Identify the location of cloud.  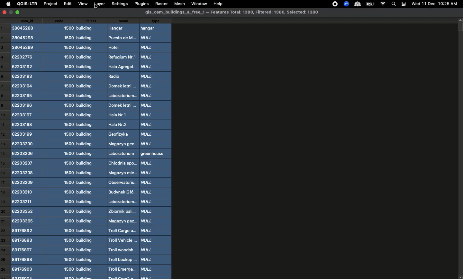
(357, 4).